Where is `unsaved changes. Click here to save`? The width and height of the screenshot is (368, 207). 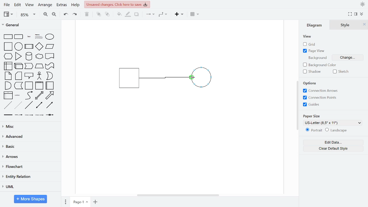
unsaved changes. Click here to save is located at coordinates (117, 4).